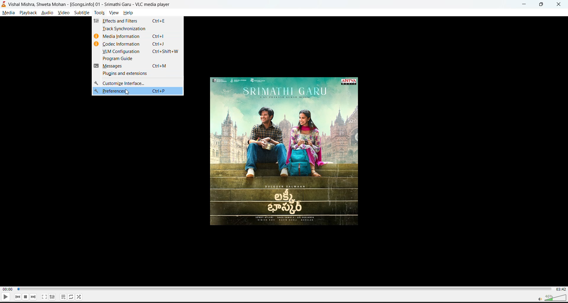 This screenshot has height=303, width=568. What do you see at coordinates (98, 13) in the screenshot?
I see `tools` at bounding box center [98, 13].